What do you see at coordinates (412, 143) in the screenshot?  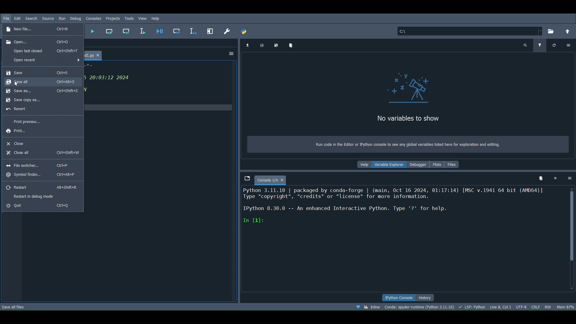 I see `Run code in the Edtur or Pythos console to see any global variables isted here for exploration and editing` at bounding box center [412, 143].